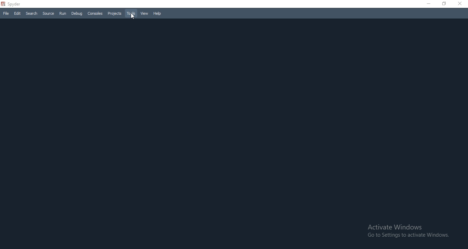  Describe the element at coordinates (77, 14) in the screenshot. I see `Debug` at that location.